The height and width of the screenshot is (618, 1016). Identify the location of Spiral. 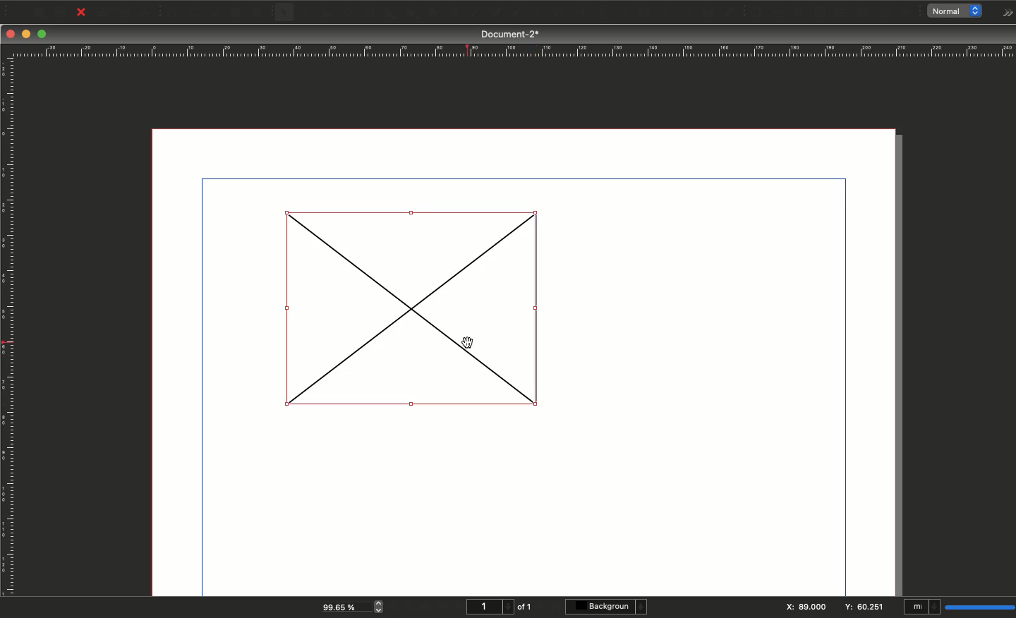
(456, 14).